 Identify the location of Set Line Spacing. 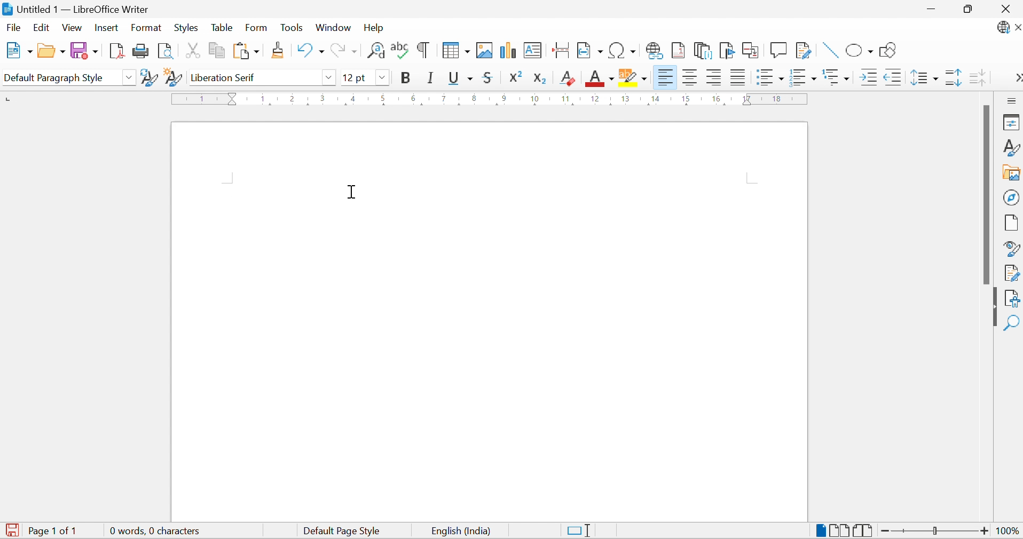
(924, 78).